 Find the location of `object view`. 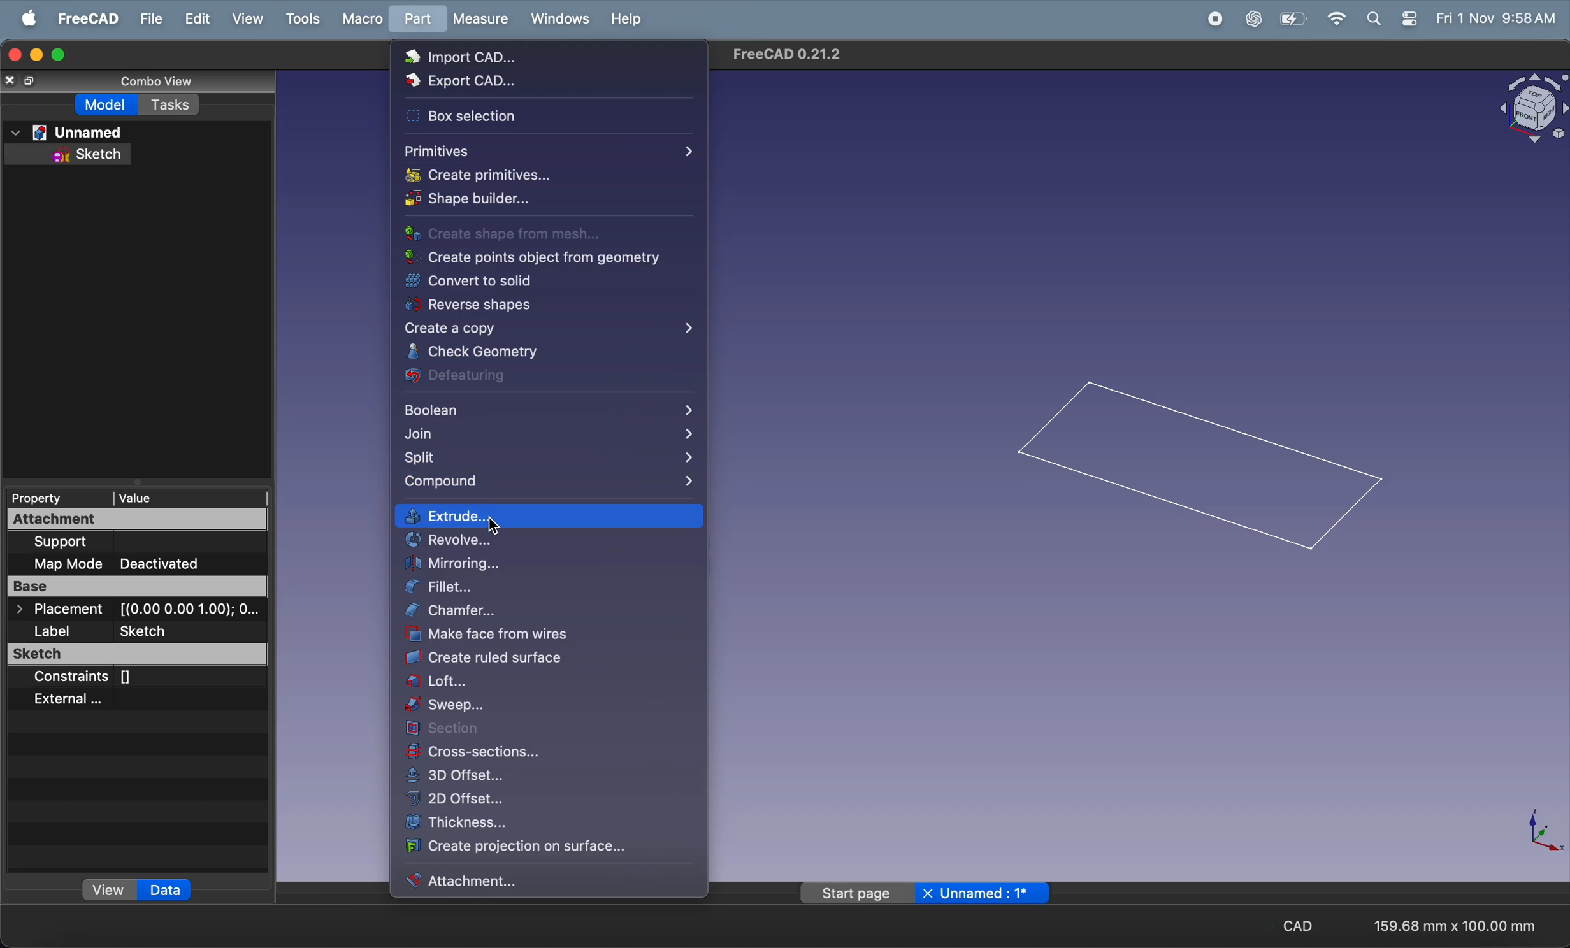

object view is located at coordinates (1522, 108).